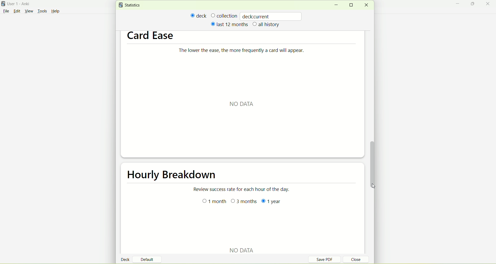  Describe the element at coordinates (199, 15) in the screenshot. I see `deck` at that location.